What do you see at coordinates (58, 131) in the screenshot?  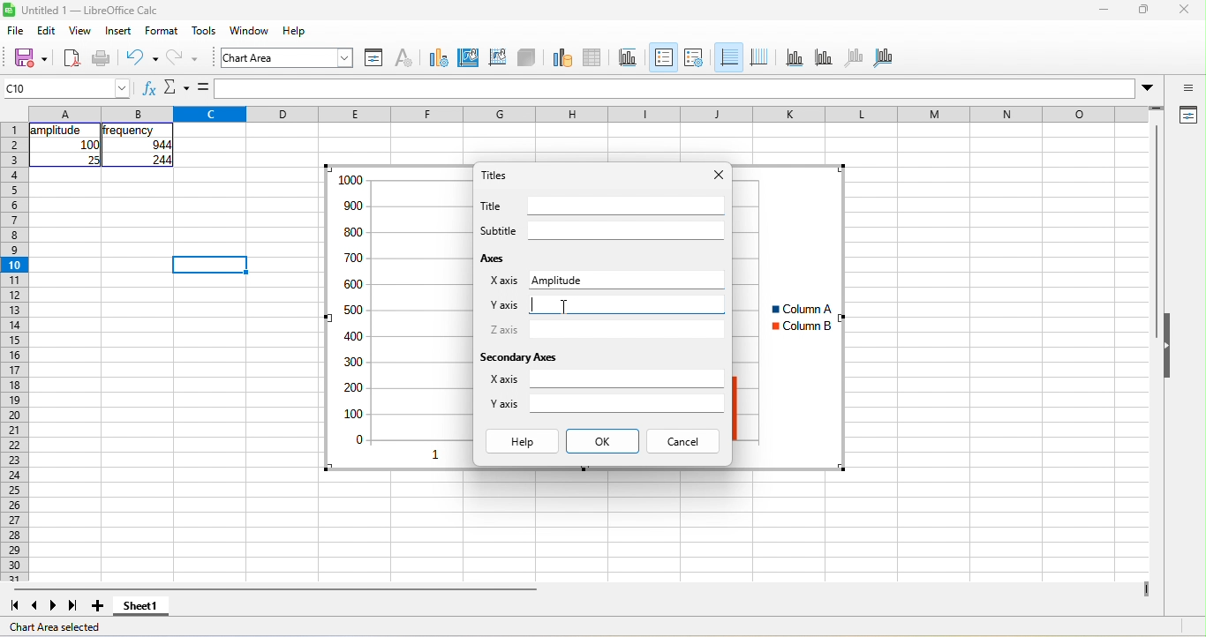 I see `amplitude` at bounding box center [58, 131].